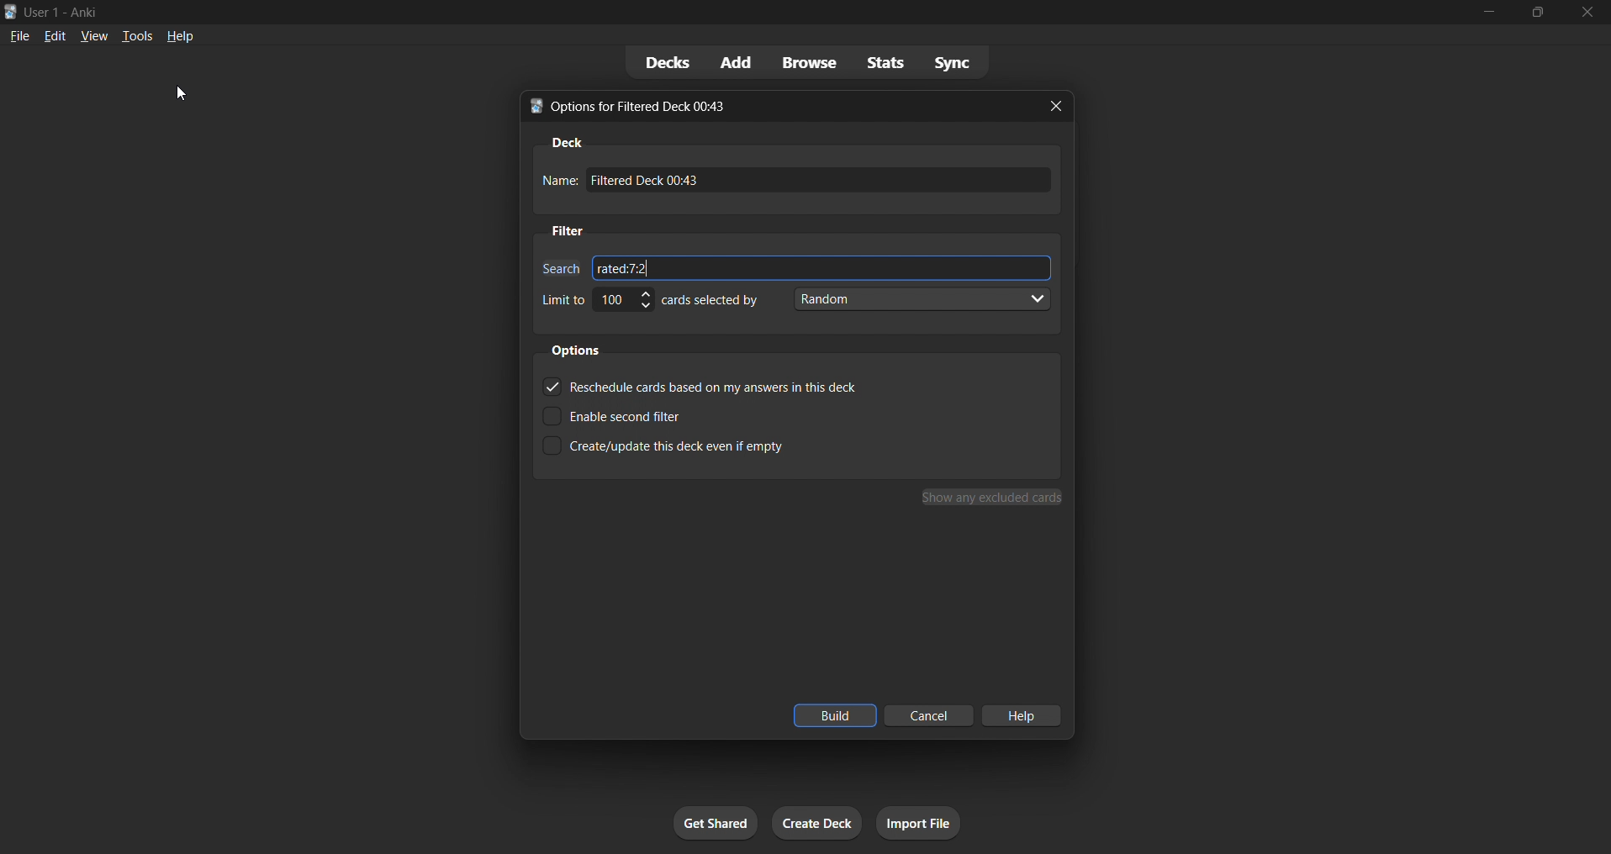 This screenshot has width=1611, height=854. I want to click on tab title, so click(769, 105).